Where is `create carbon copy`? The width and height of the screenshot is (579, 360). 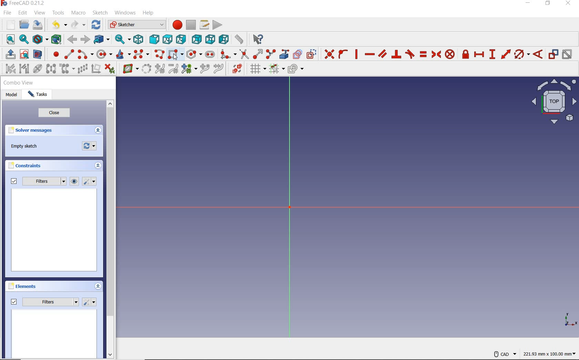 create carbon copy is located at coordinates (297, 54).